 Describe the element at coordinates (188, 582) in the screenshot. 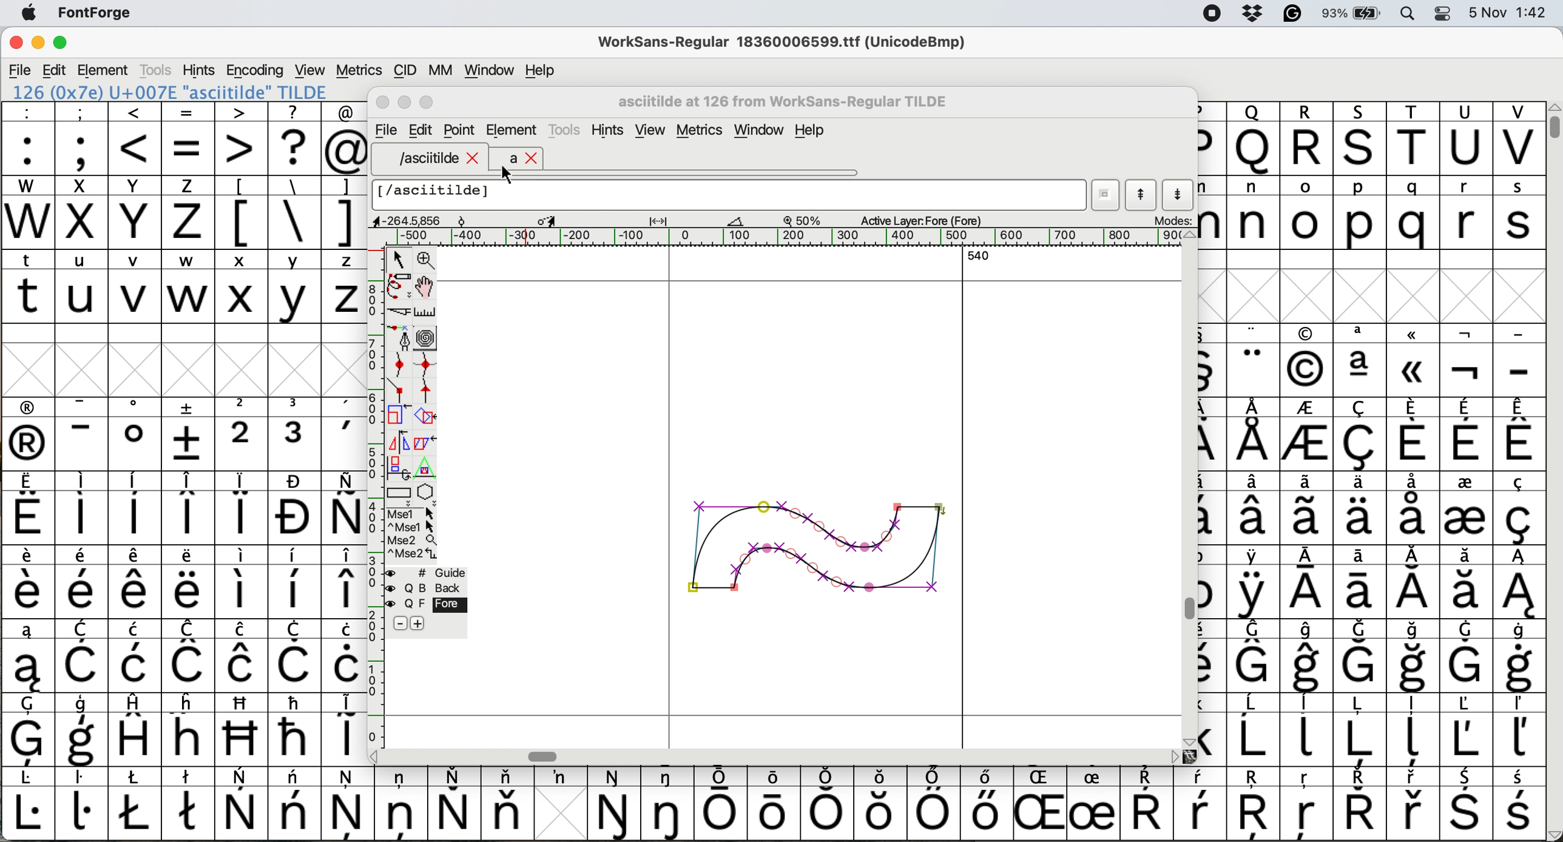

I see `symbol` at that location.